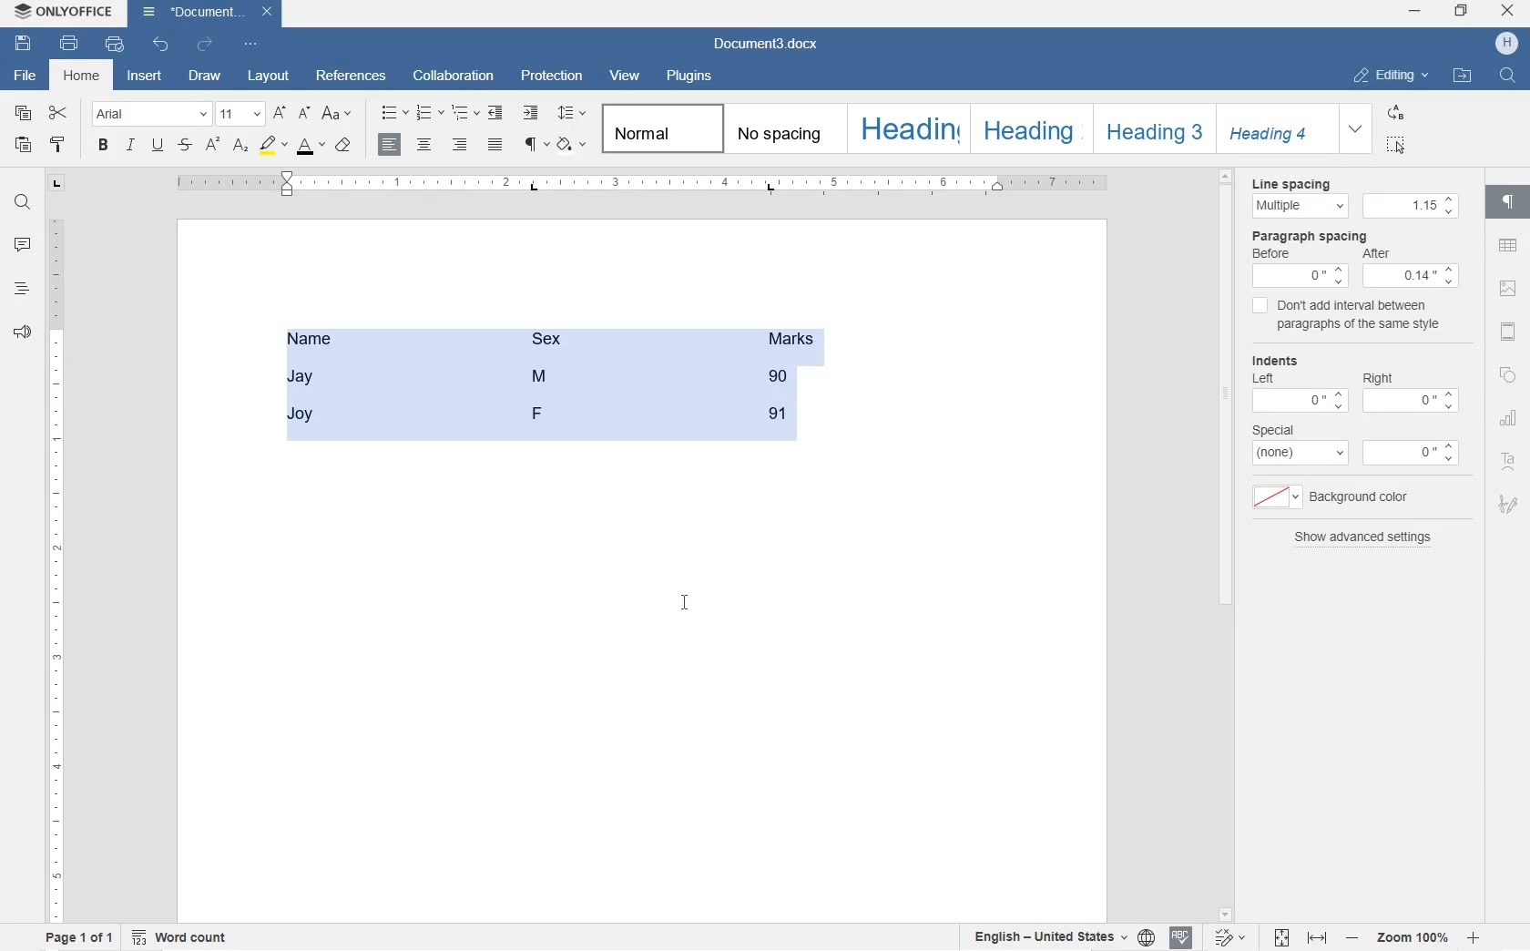  What do you see at coordinates (21, 245) in the screenshot?
I see `COMMENT` at bounding box center [21, 245].